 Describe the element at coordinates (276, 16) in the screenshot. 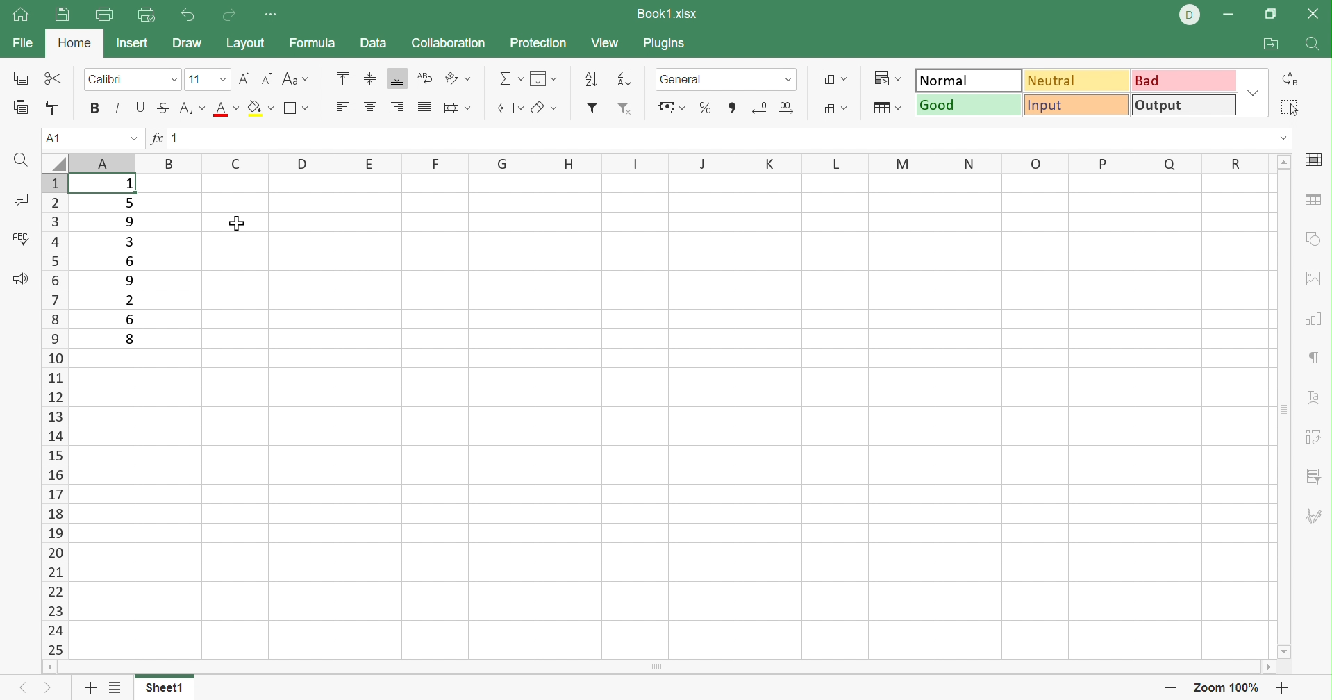

I see `Customize quick access toolbar` at that location.